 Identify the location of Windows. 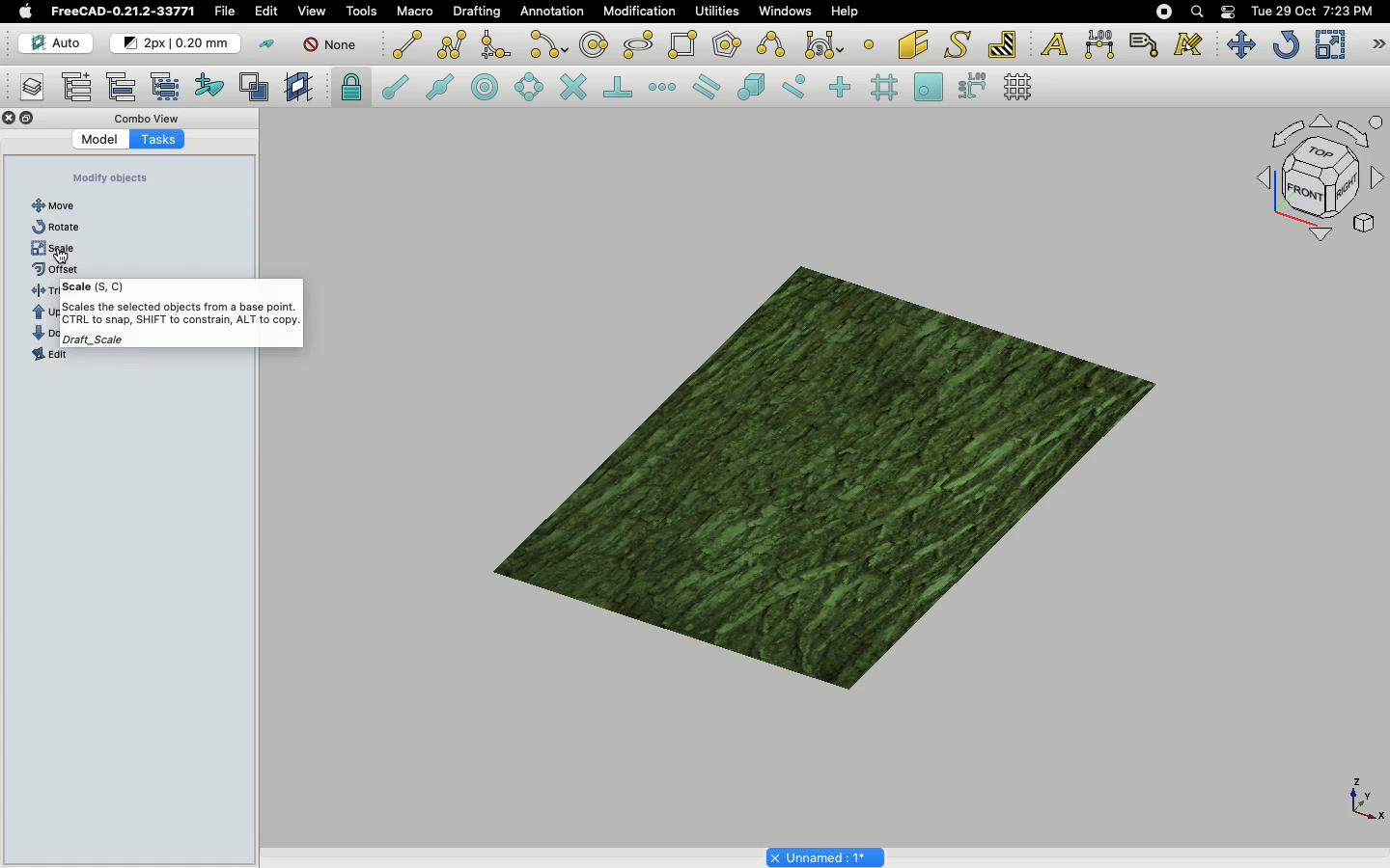
(783, 12).